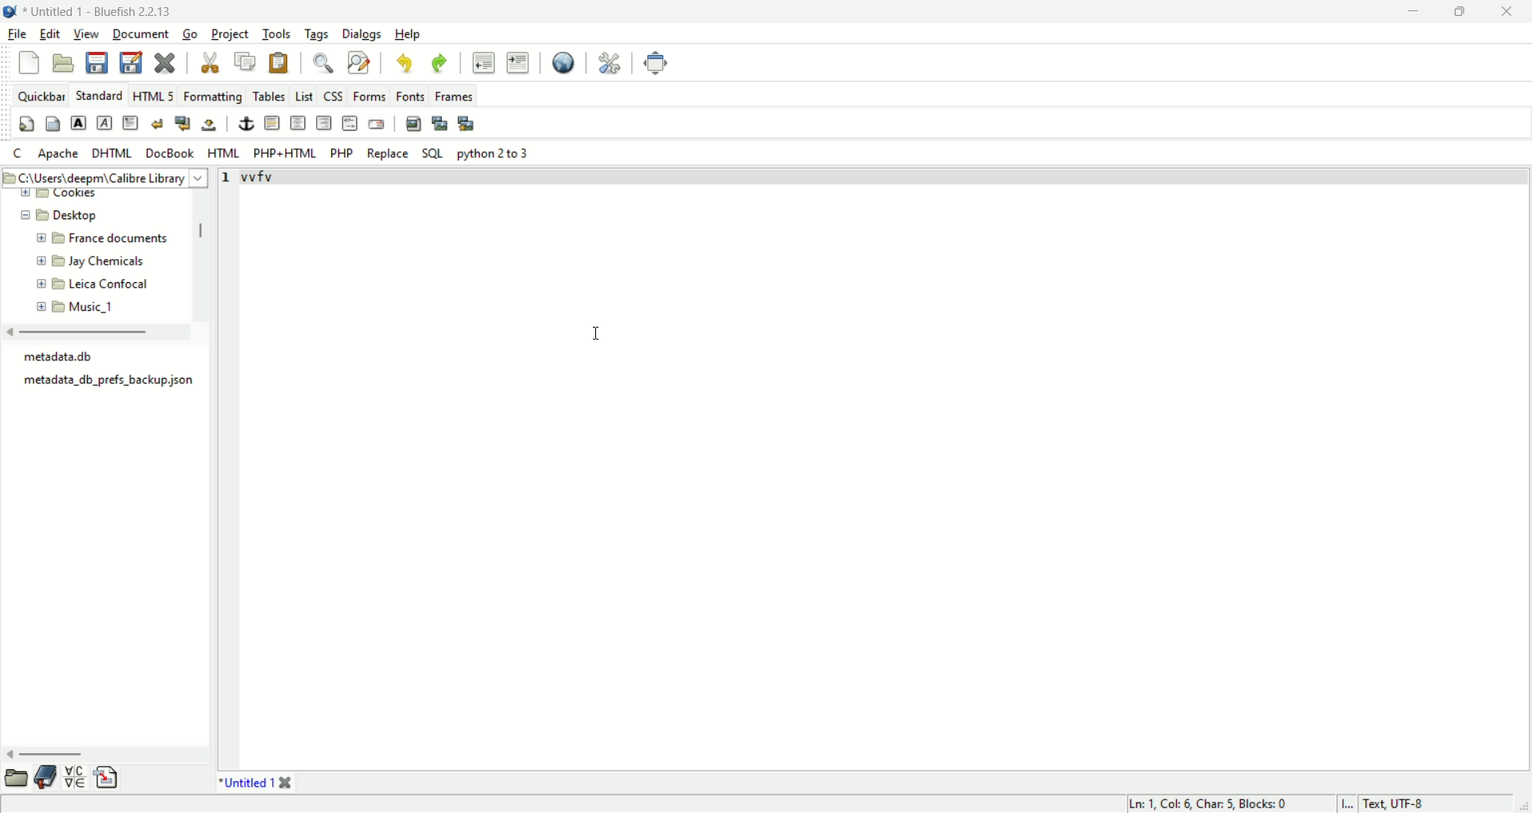  I want to click on strong, so click(77, 122).